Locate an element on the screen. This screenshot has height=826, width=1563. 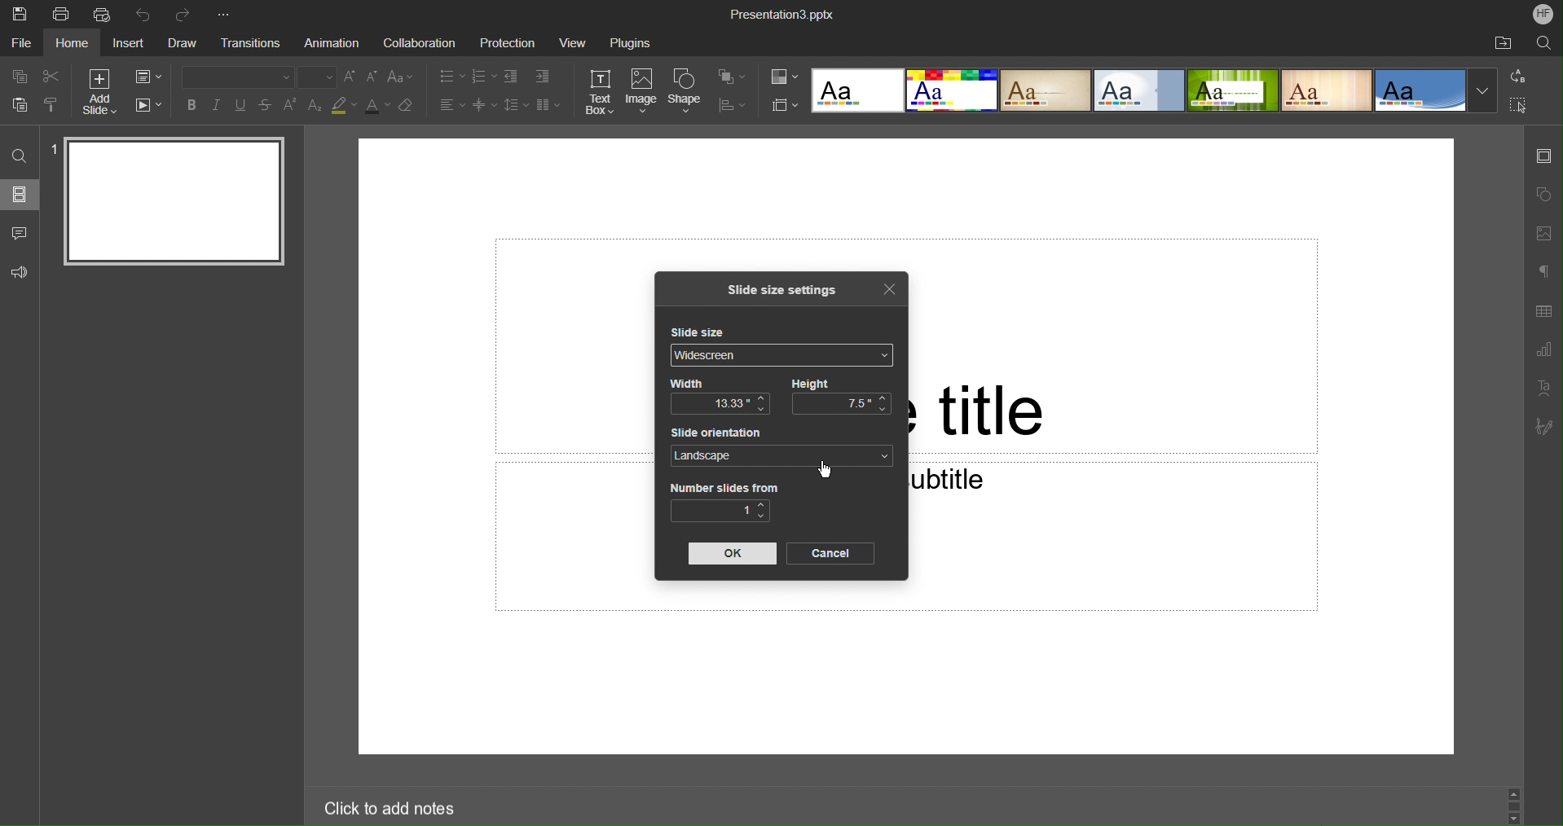
Slide size is located at coordinates (704, 333).